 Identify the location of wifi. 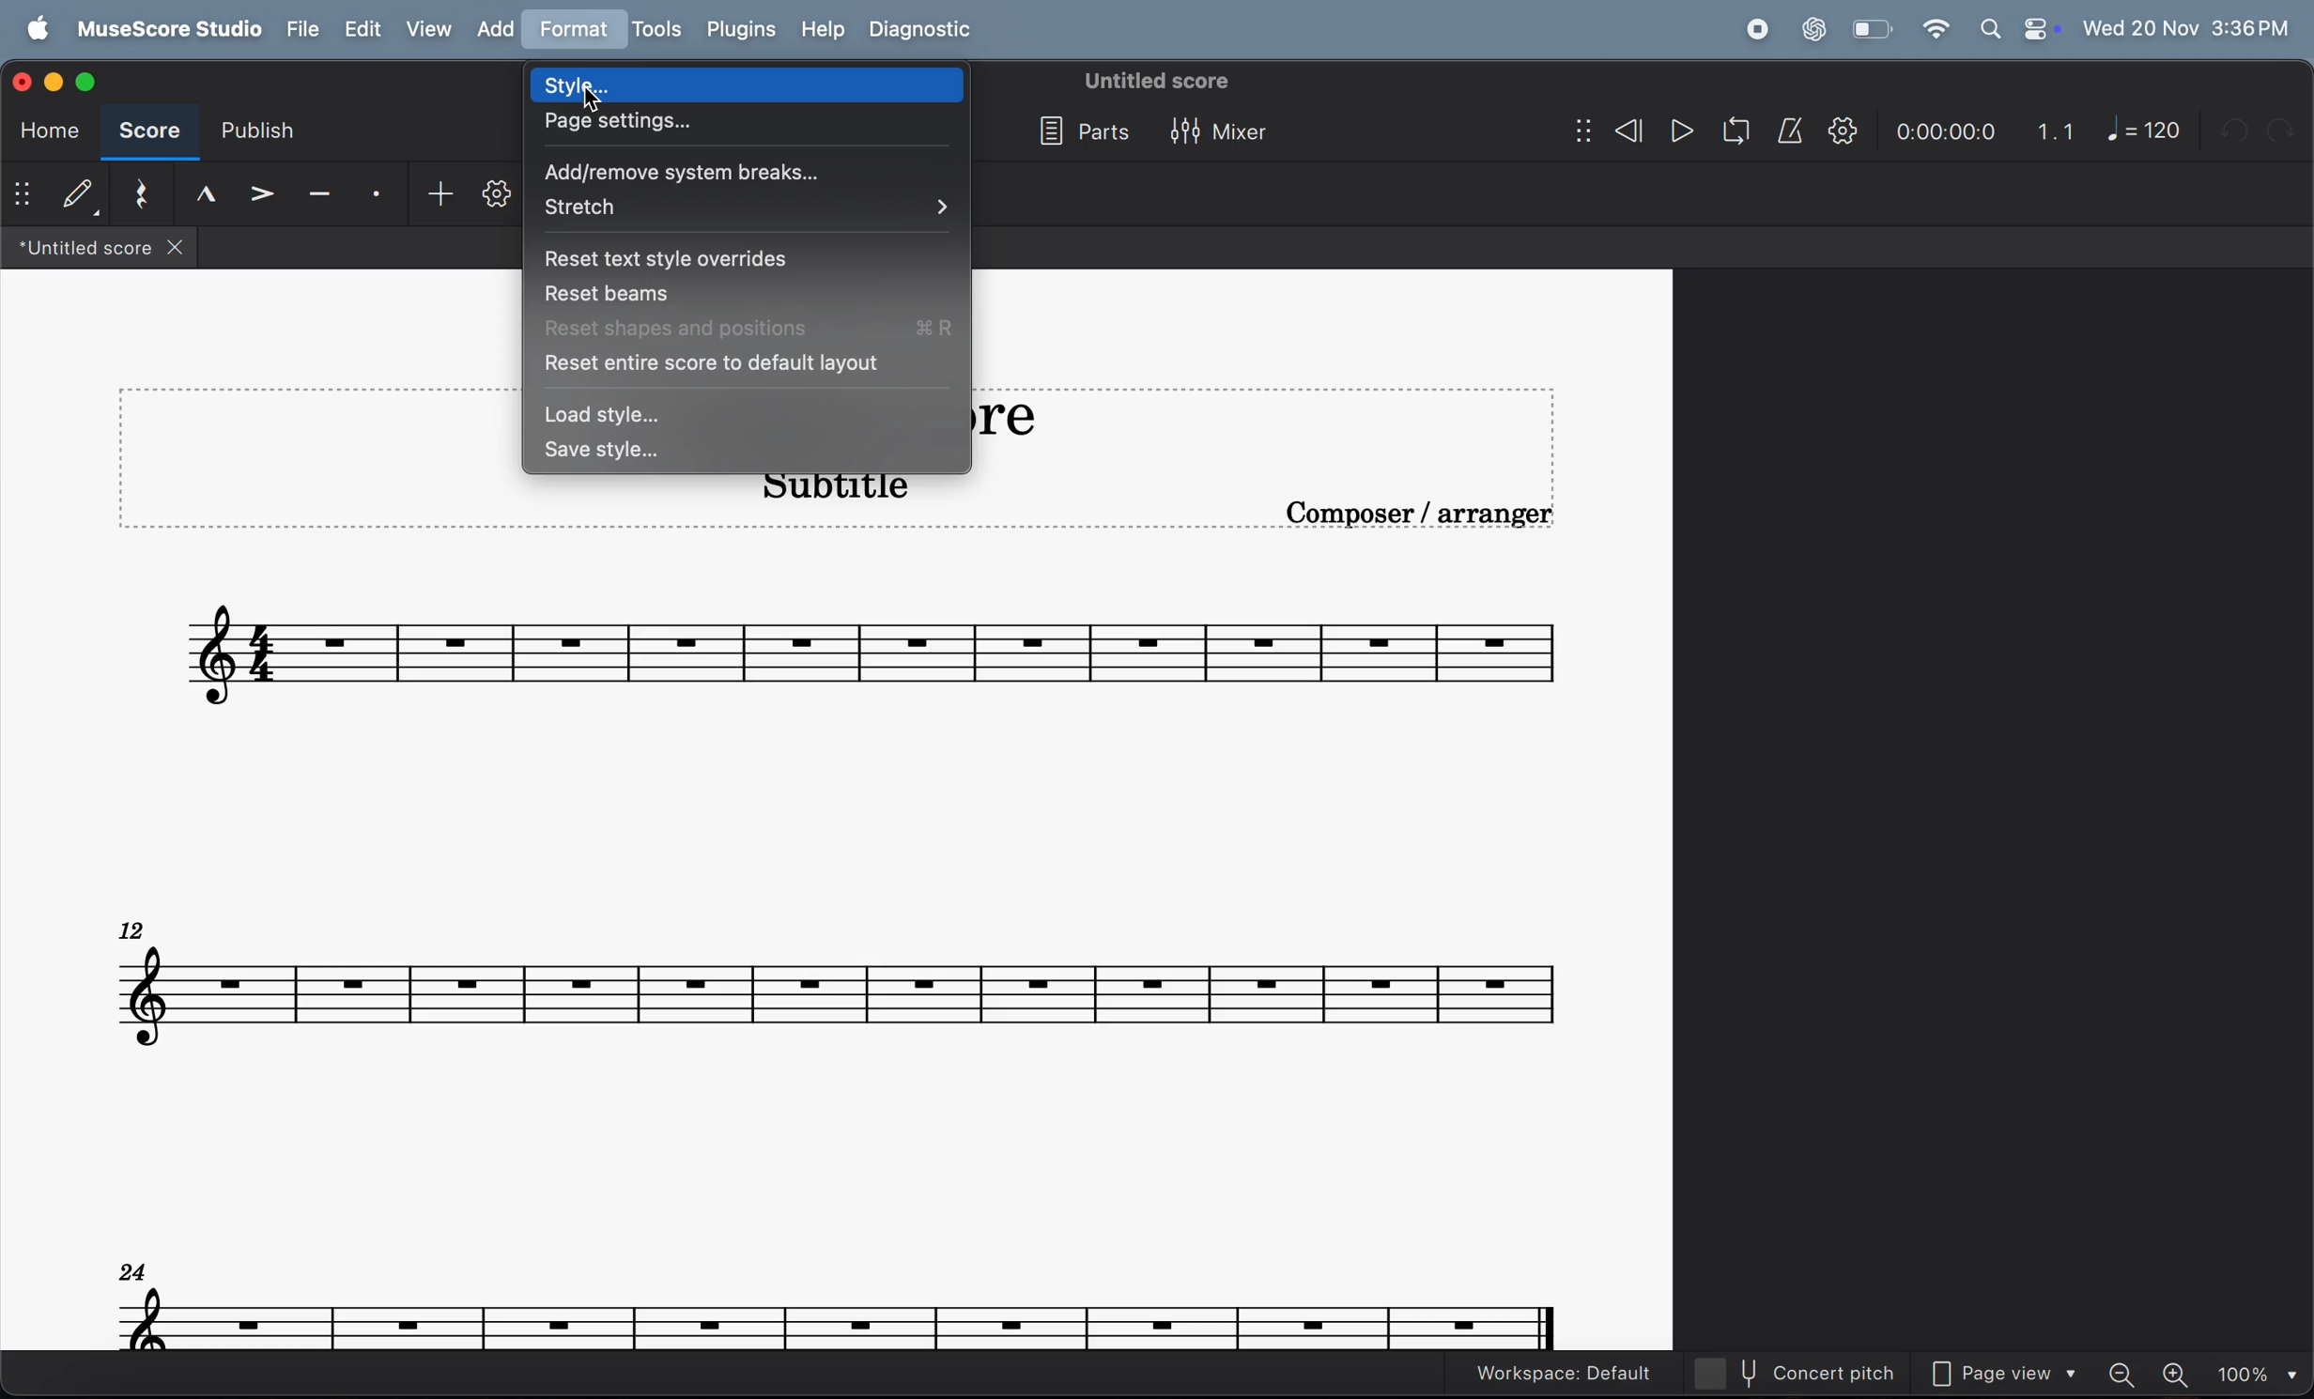
(1935, 30).